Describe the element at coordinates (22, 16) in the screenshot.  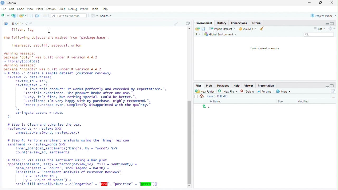
I see `Open` at that location.